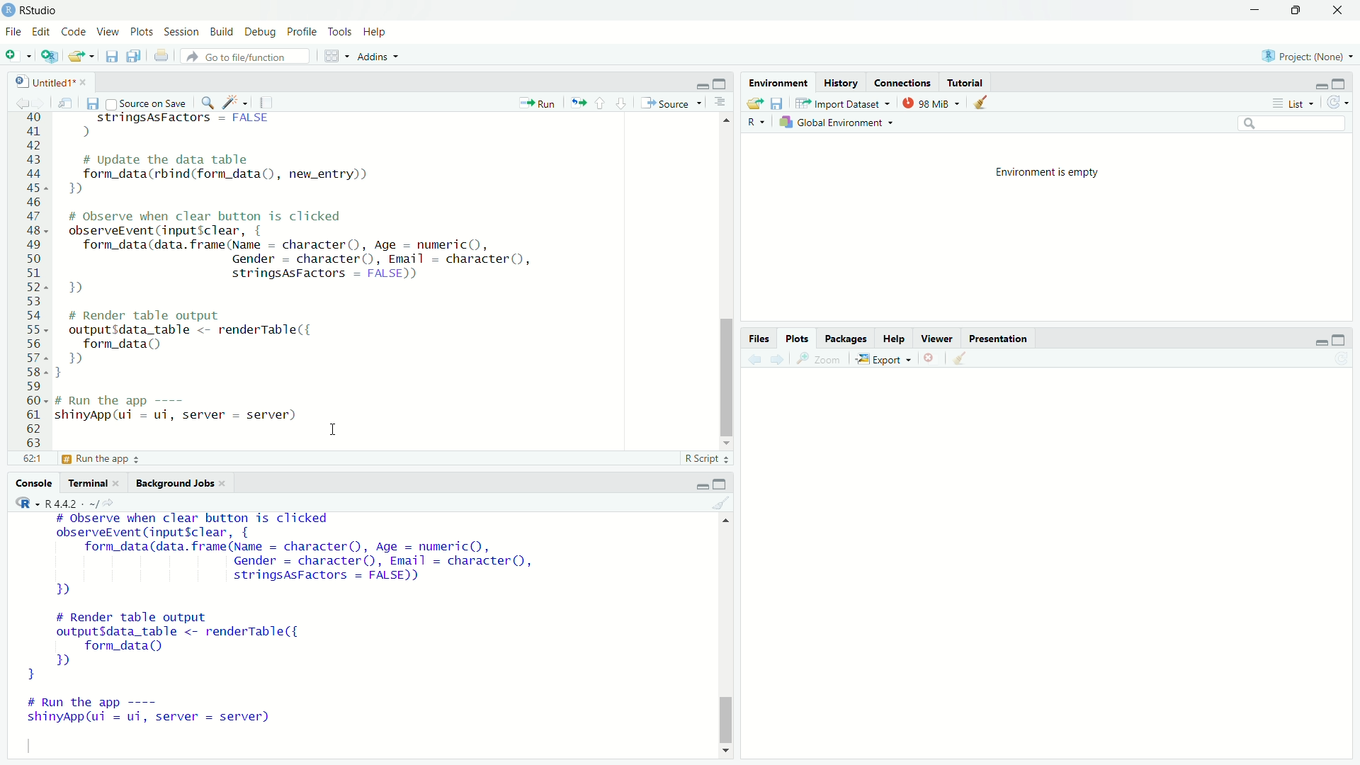 The height and width of the screenshot is (765, 1360). What do you see at coordinates (840, 81) in the screenshot?
I see `history` at bounding box center [840, 81].